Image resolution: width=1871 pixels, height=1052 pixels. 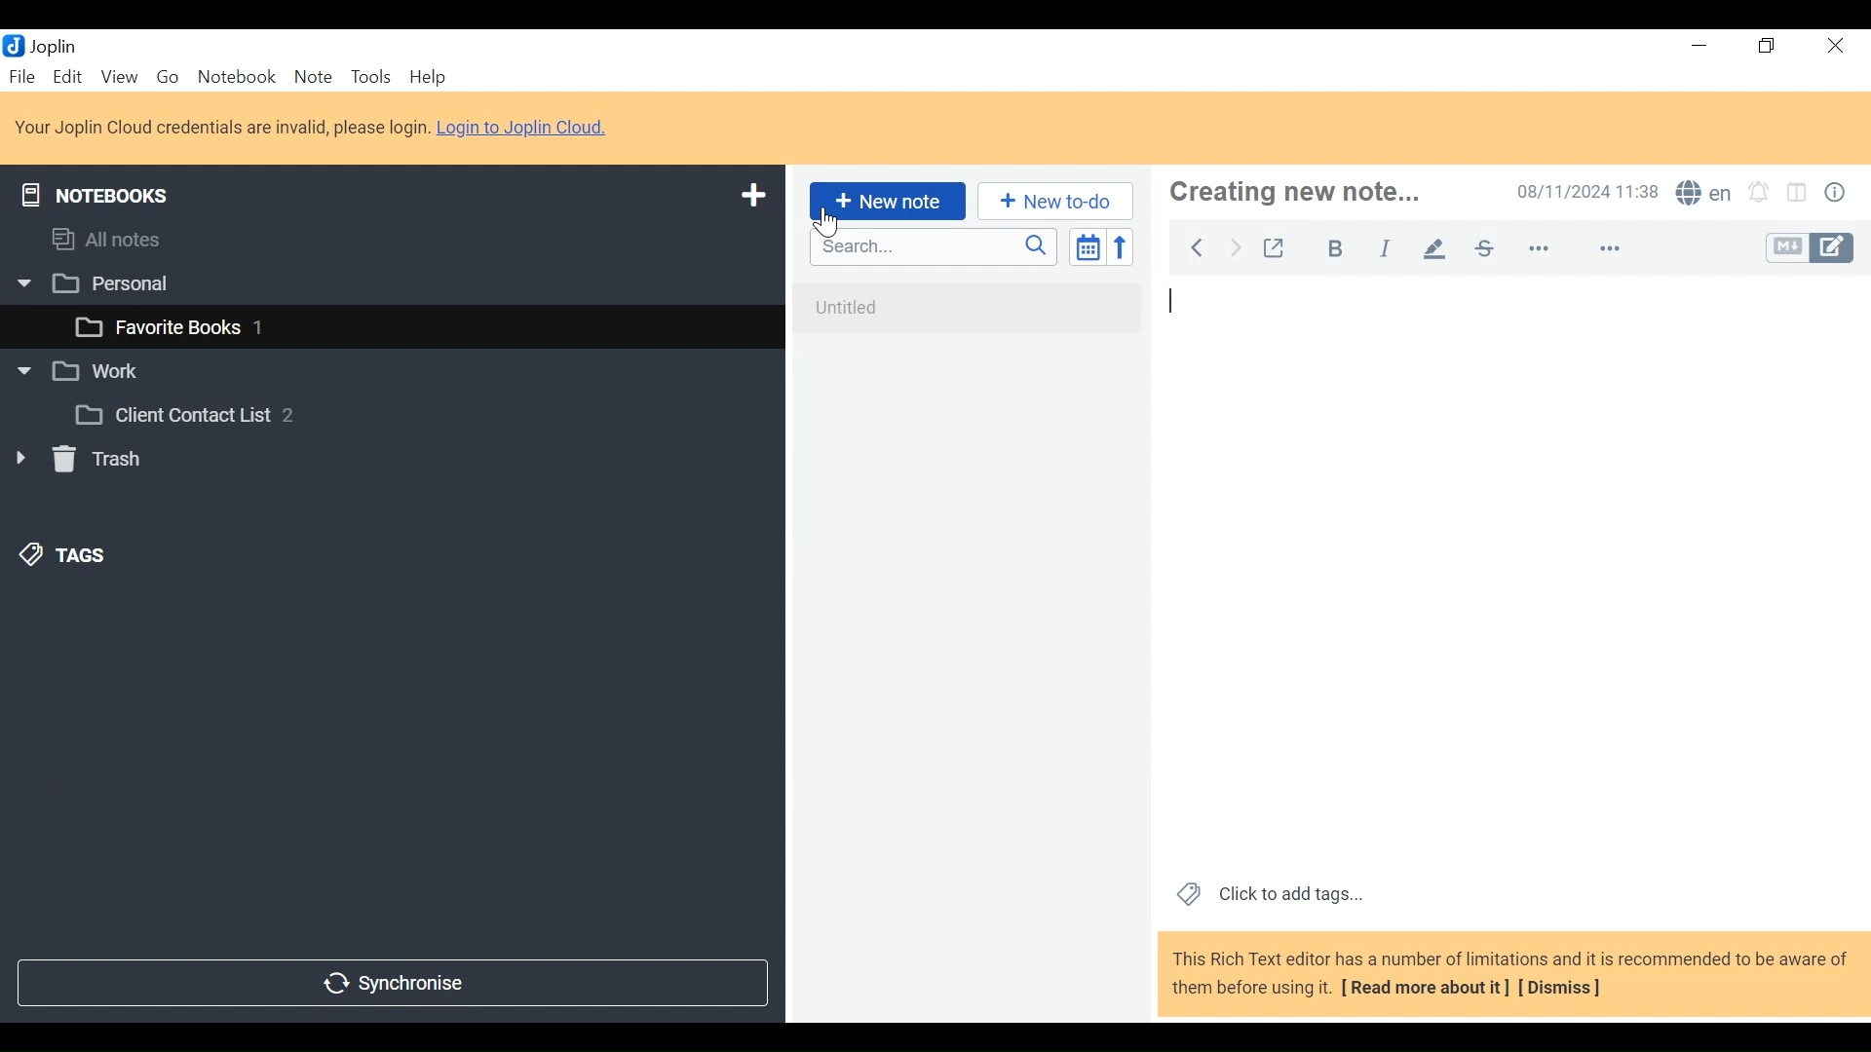 I want to click on Bold, so click(x=1340, y=248).